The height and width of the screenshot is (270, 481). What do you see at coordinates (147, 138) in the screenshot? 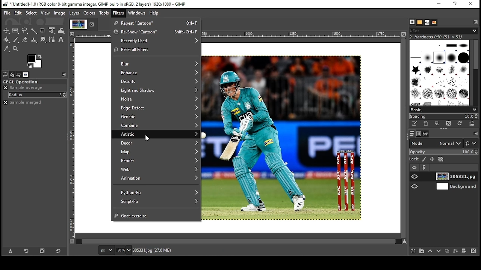
I see `mouse pointer` at bounding box center [147, 138].